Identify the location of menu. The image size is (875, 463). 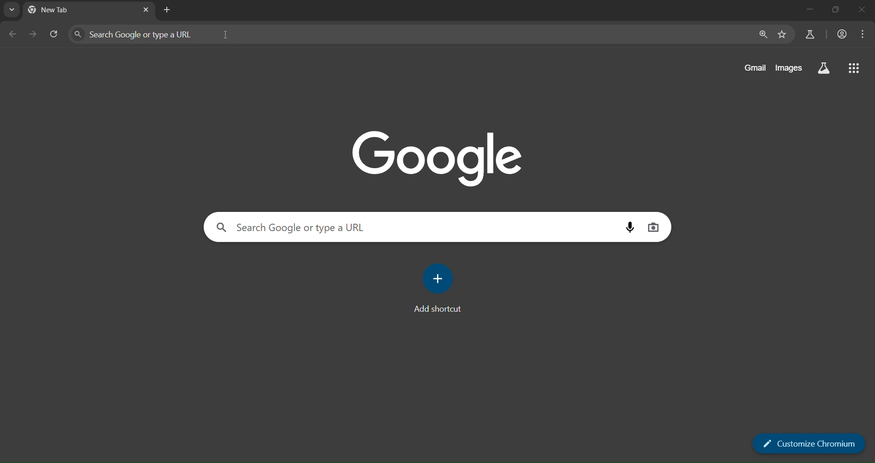
(865, 34).